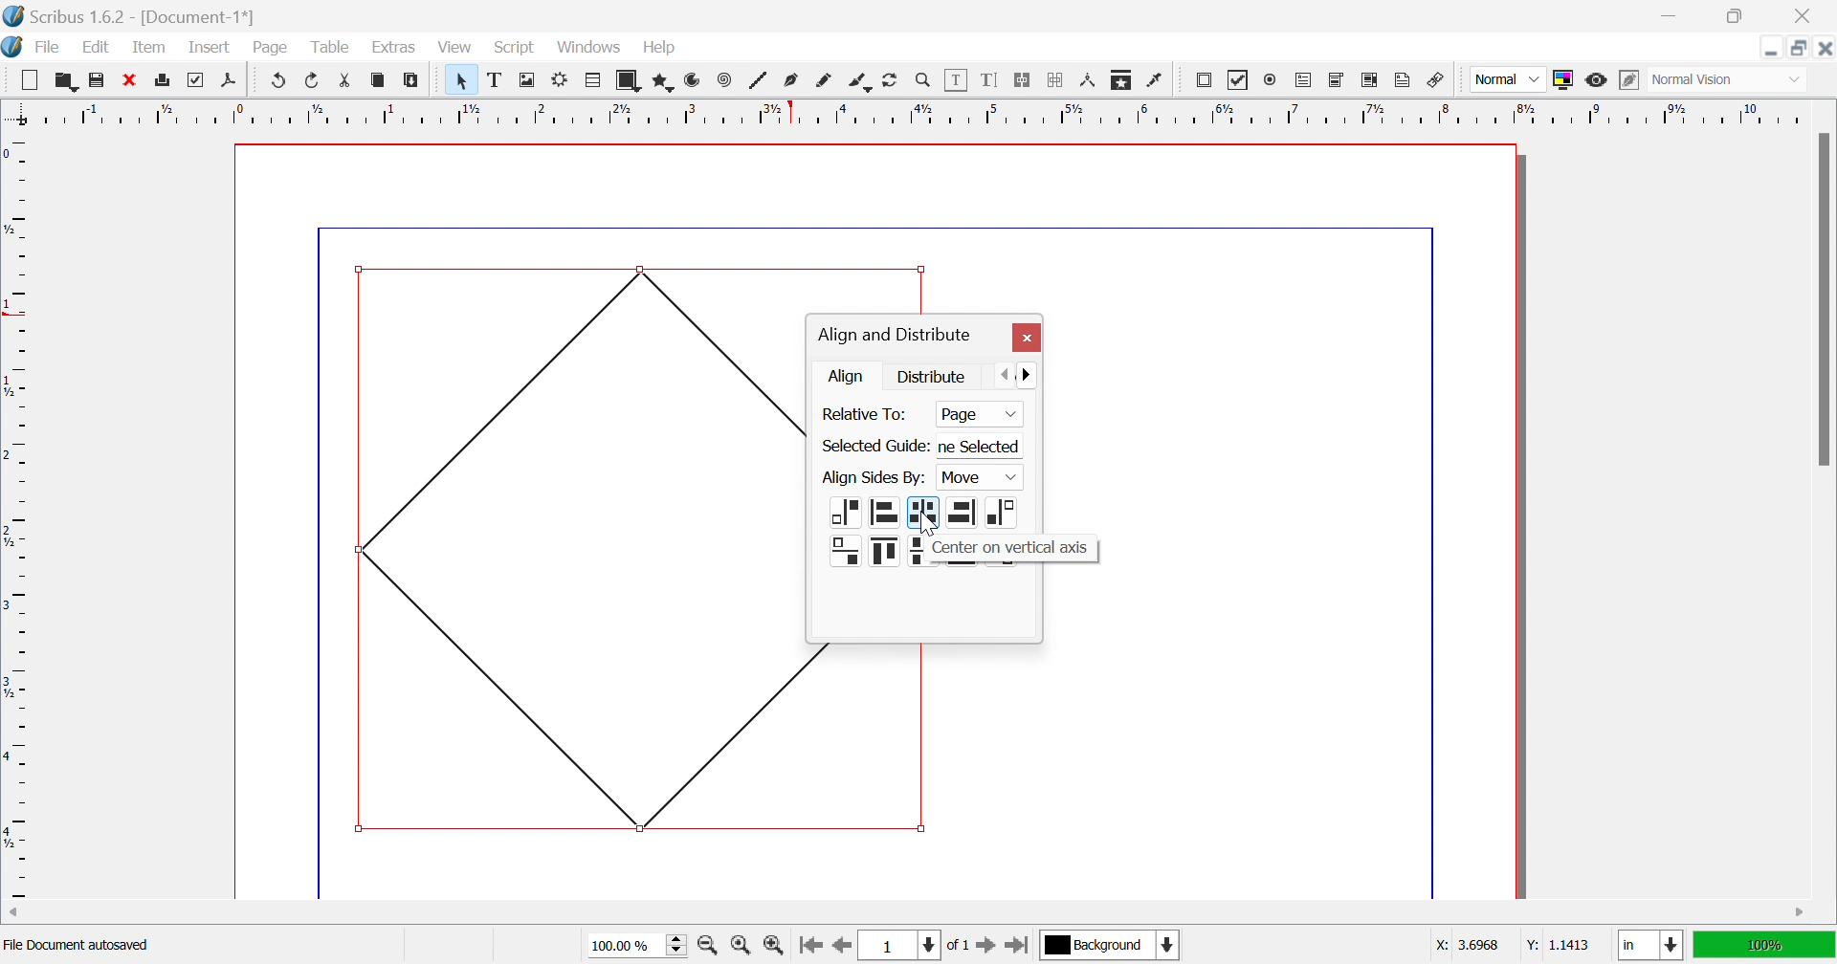 The width and height of the screenshot is (1837, 964). I want to click on Script, so click(520, 49).